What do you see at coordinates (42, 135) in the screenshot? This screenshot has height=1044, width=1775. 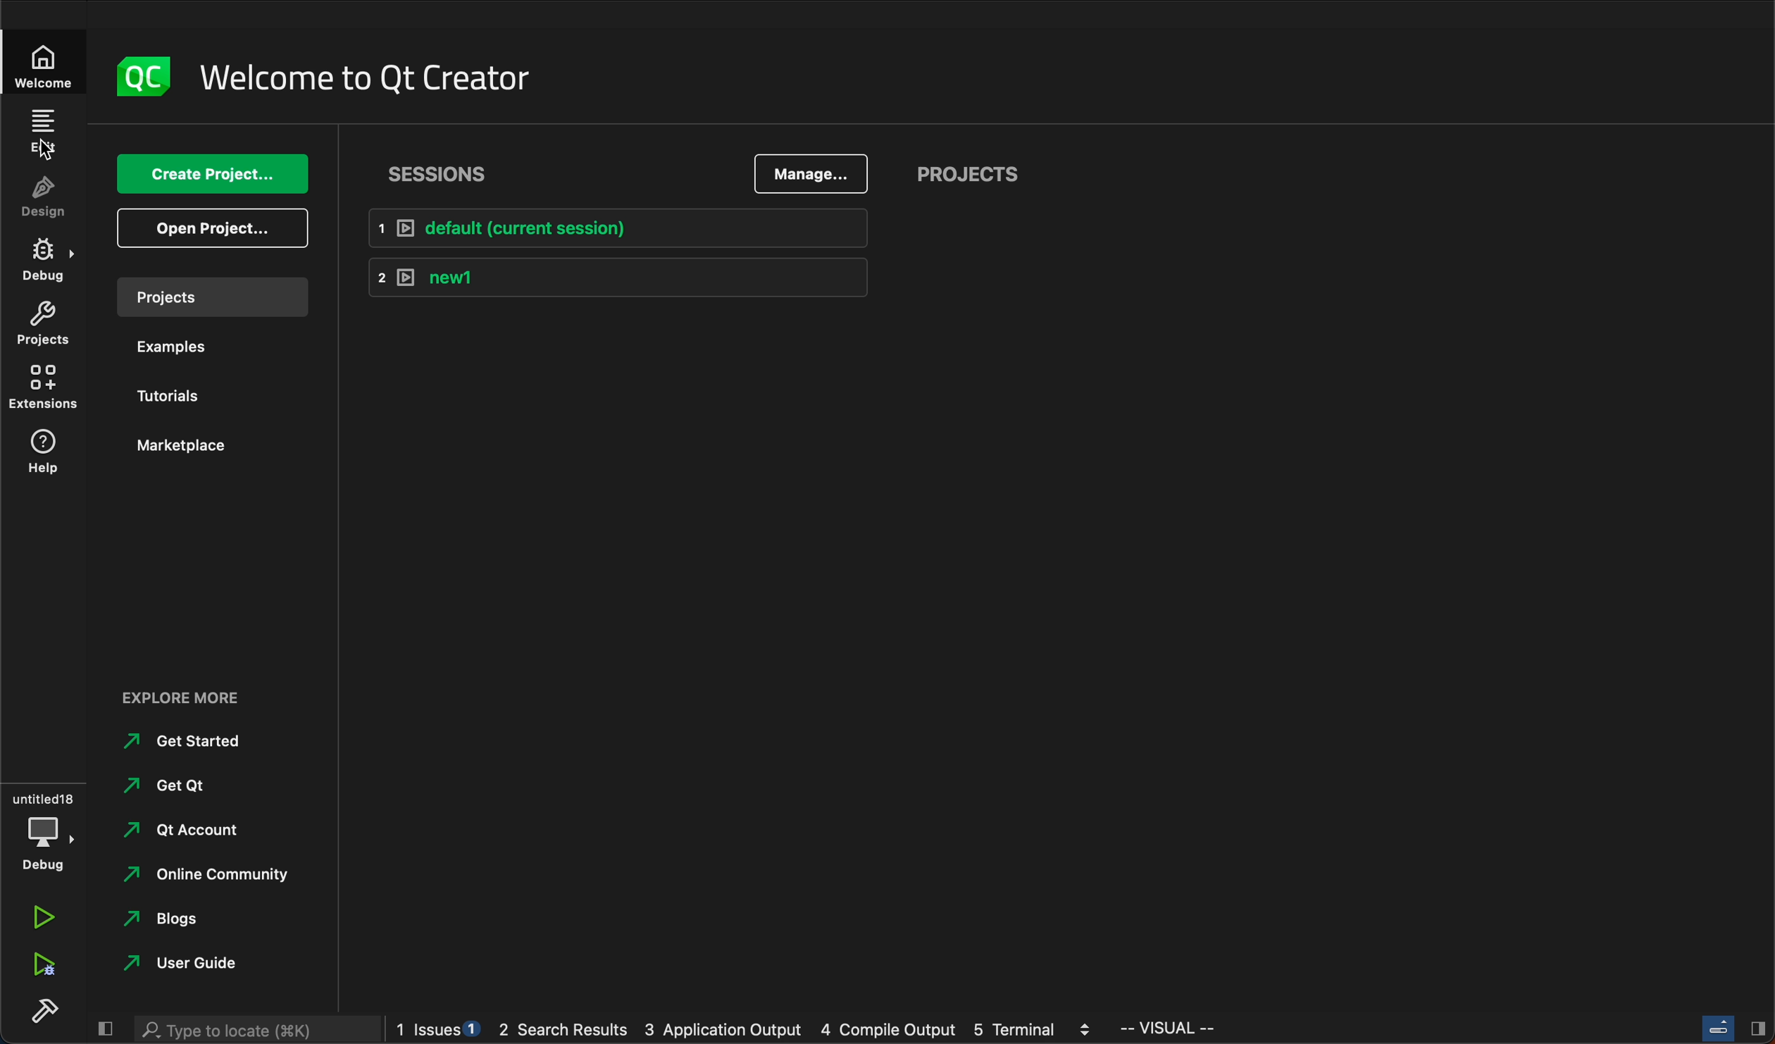 I see `edit` at bounding box center [42, 135].